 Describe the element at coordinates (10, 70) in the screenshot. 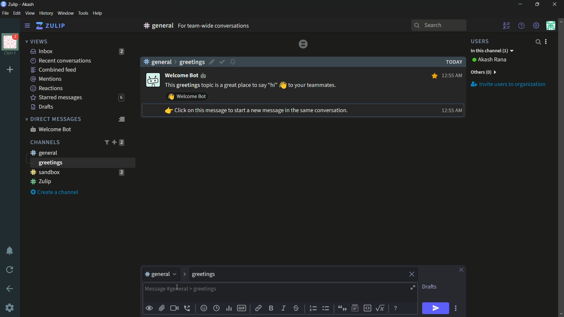

I see `add organization` at that location.